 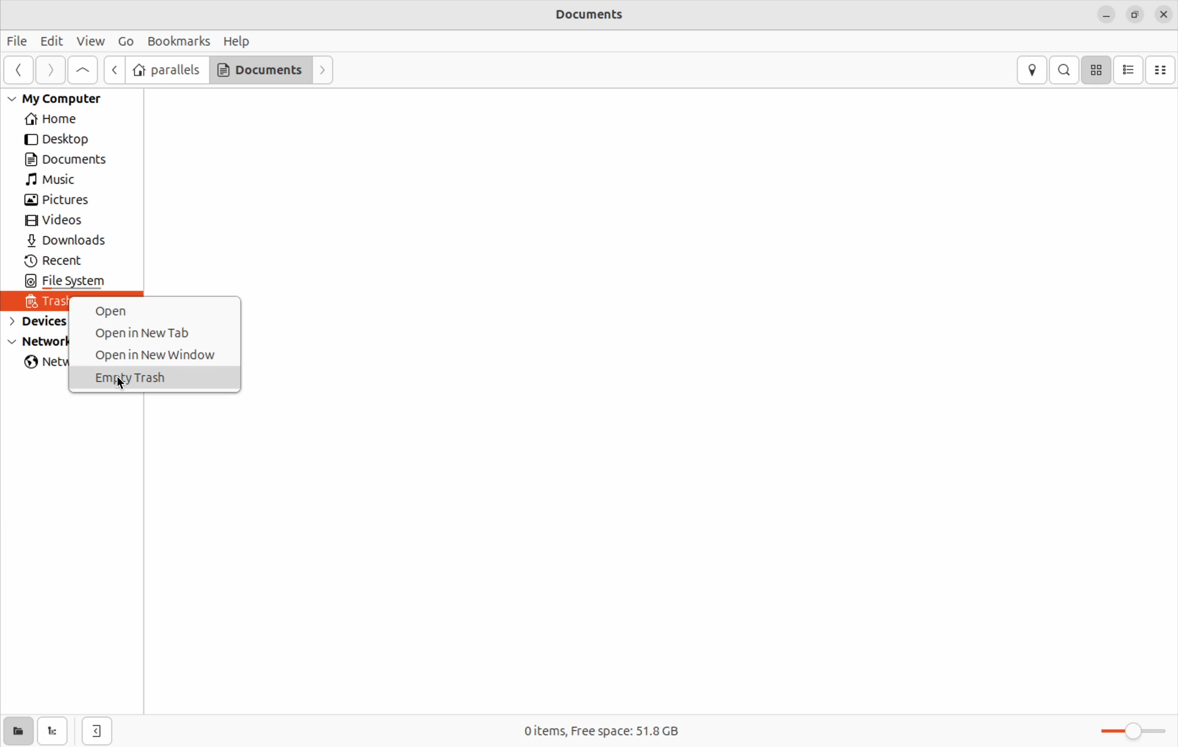 I want to click on devices, so click(x=37, y=321).